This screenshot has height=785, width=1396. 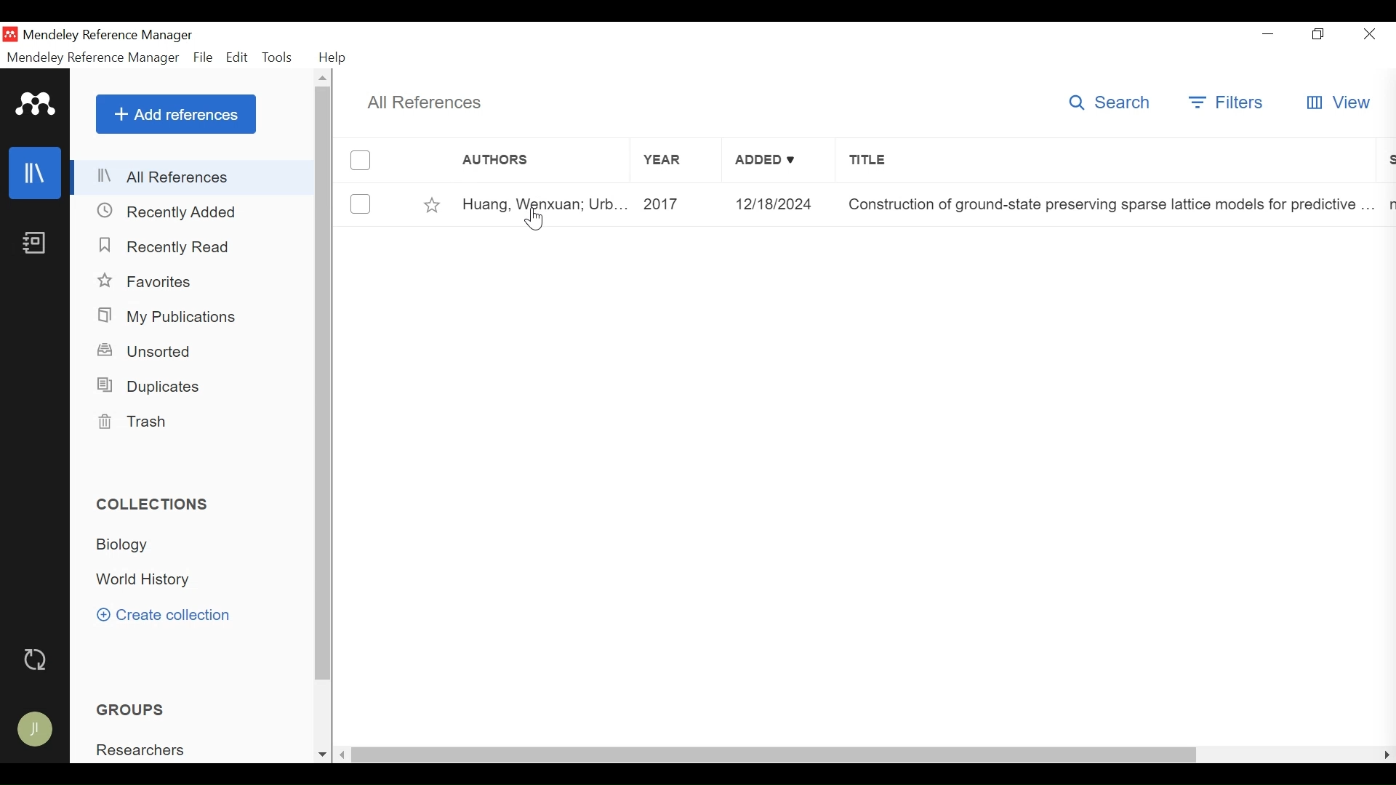 What do you see at coordinates (1110, 102) in the screenshot?
I see `Search` at bounding box center [1110, 102].